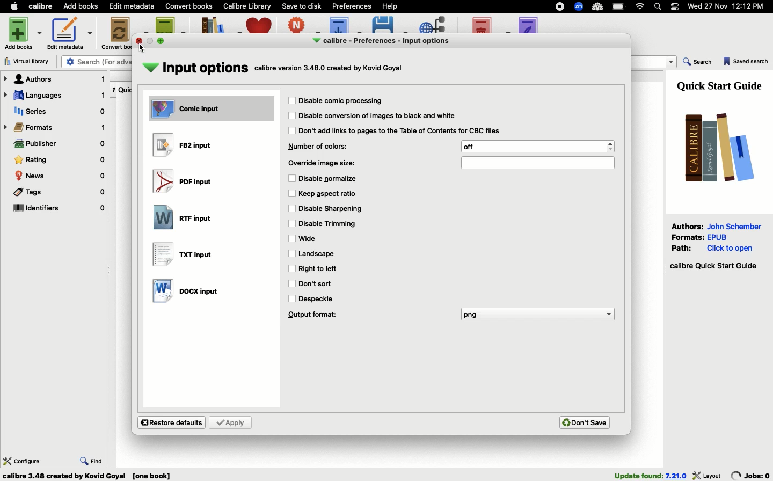 Image resolution: width=773 pixels, height=481 pixels. What do you see at coordinates (716, 147) in the screenshot?
I see `Logo` at bounding box center [716, 147].